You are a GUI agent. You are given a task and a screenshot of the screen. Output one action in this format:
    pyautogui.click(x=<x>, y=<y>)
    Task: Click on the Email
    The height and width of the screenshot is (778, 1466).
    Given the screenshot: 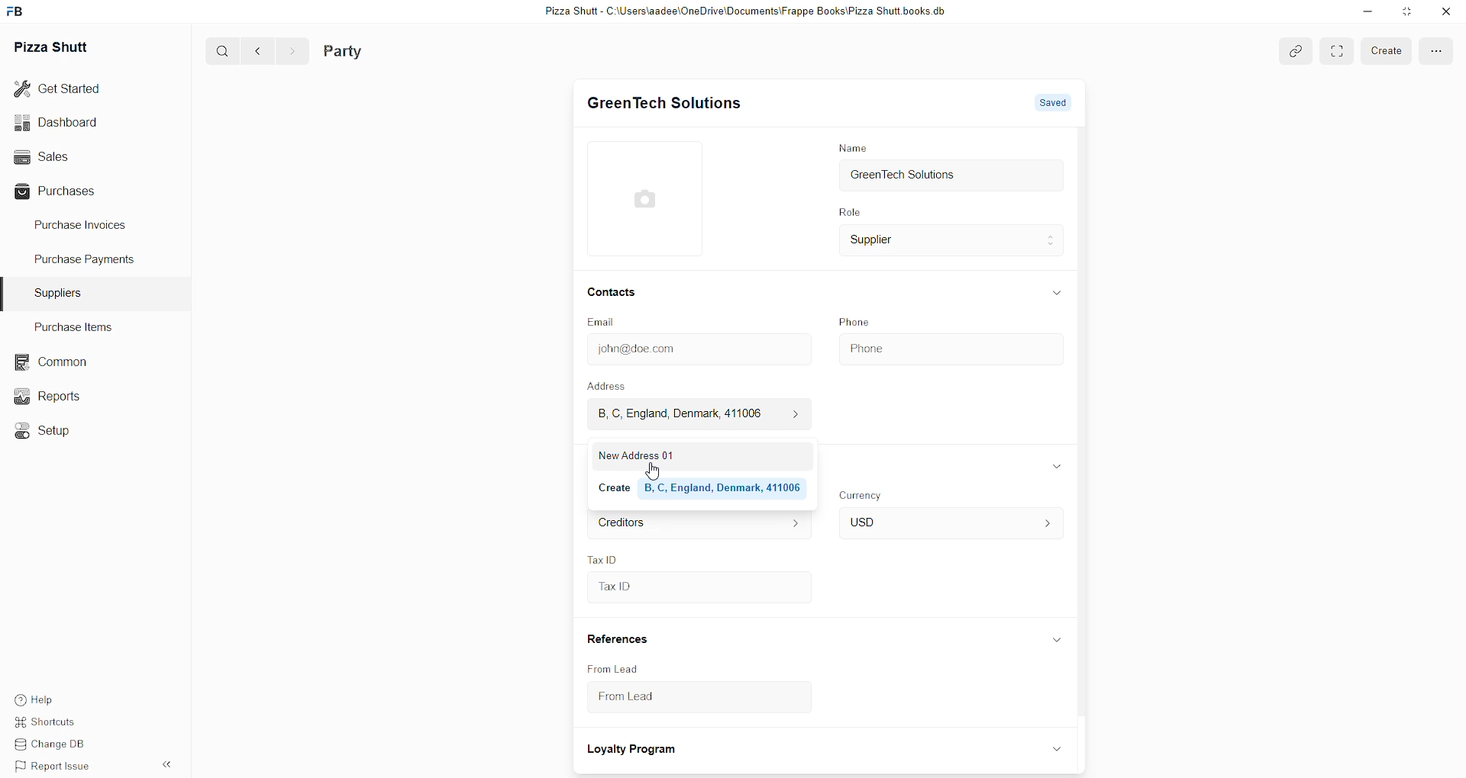 What is the action you would take?
    pyautogui.click(x=605, y=323)
    